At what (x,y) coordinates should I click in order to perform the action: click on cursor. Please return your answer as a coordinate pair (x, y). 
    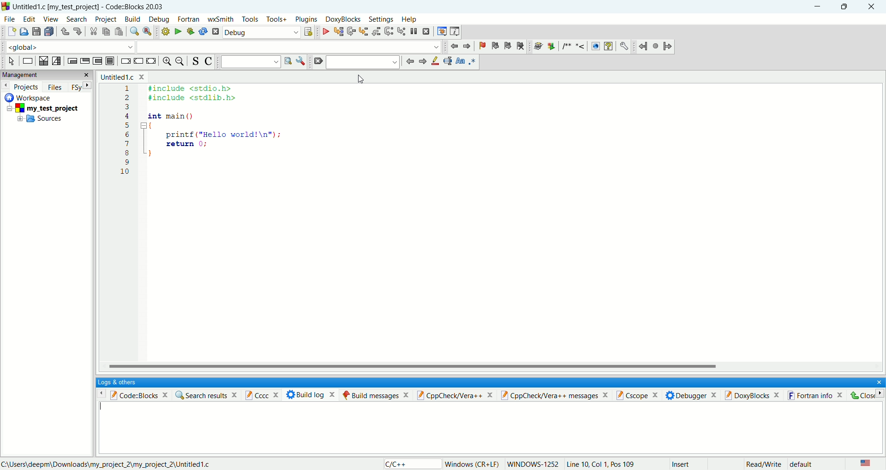
    Looking at the image, I should click on (361, 79).